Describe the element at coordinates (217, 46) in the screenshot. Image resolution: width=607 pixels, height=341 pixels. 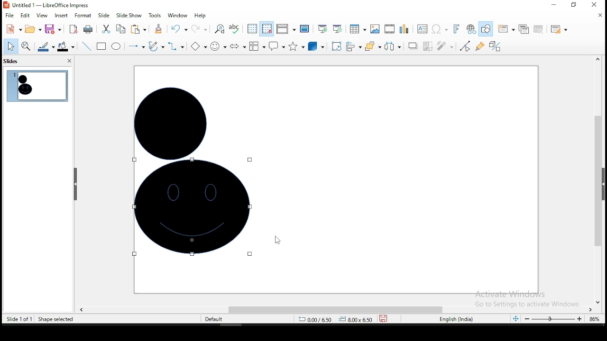
I see `symbol shapes` at that location.